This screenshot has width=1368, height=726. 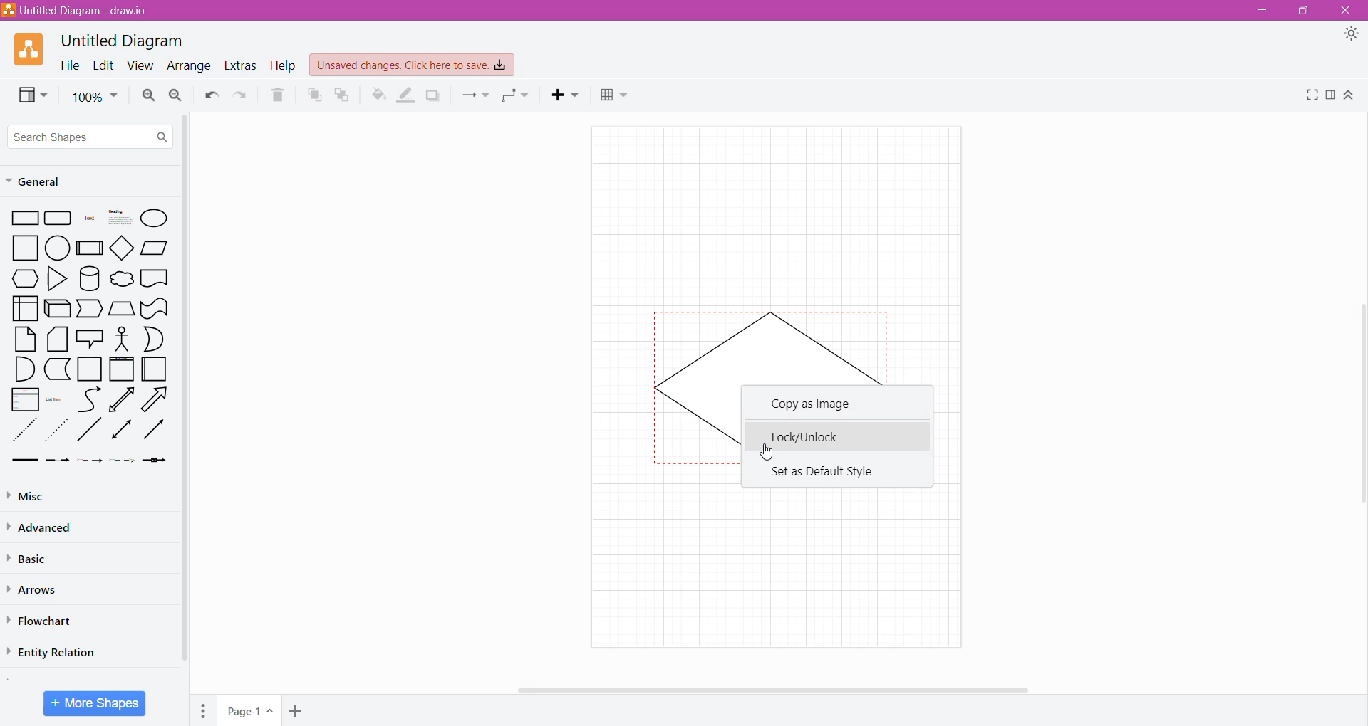 What do you see at coordinates (123, 399) in the screenshot?
I see `Bidirectional Arrow` at bounding box center [123, 399].